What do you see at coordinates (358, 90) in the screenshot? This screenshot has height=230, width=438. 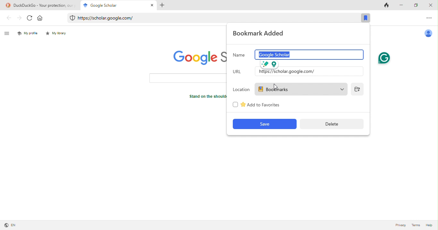 I see `add folder` at bounding box center [358, 90].